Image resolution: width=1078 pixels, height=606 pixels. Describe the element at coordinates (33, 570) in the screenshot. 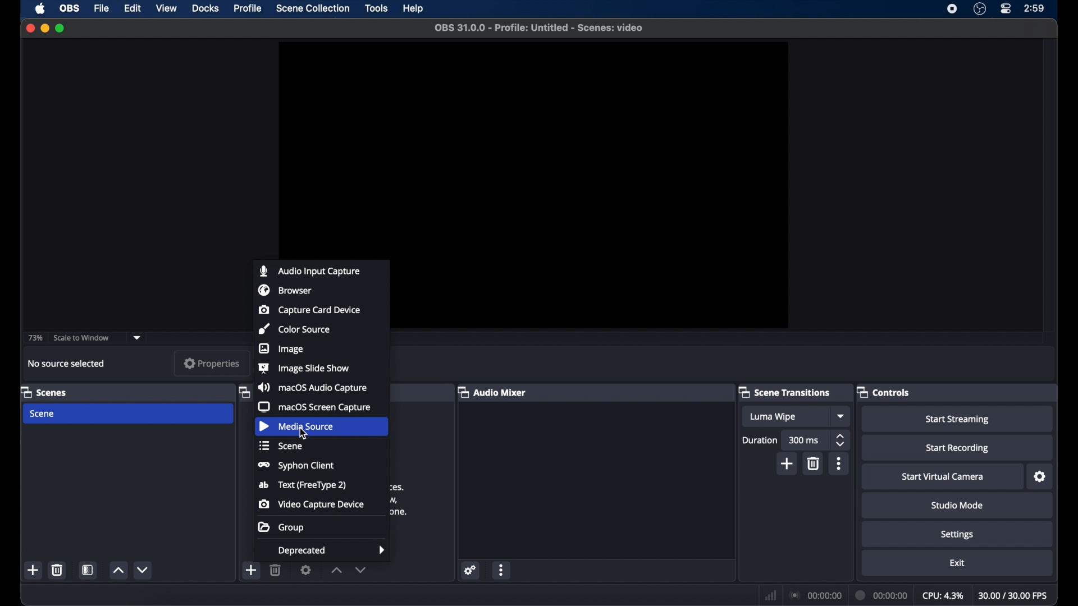

I see `add` at that location.